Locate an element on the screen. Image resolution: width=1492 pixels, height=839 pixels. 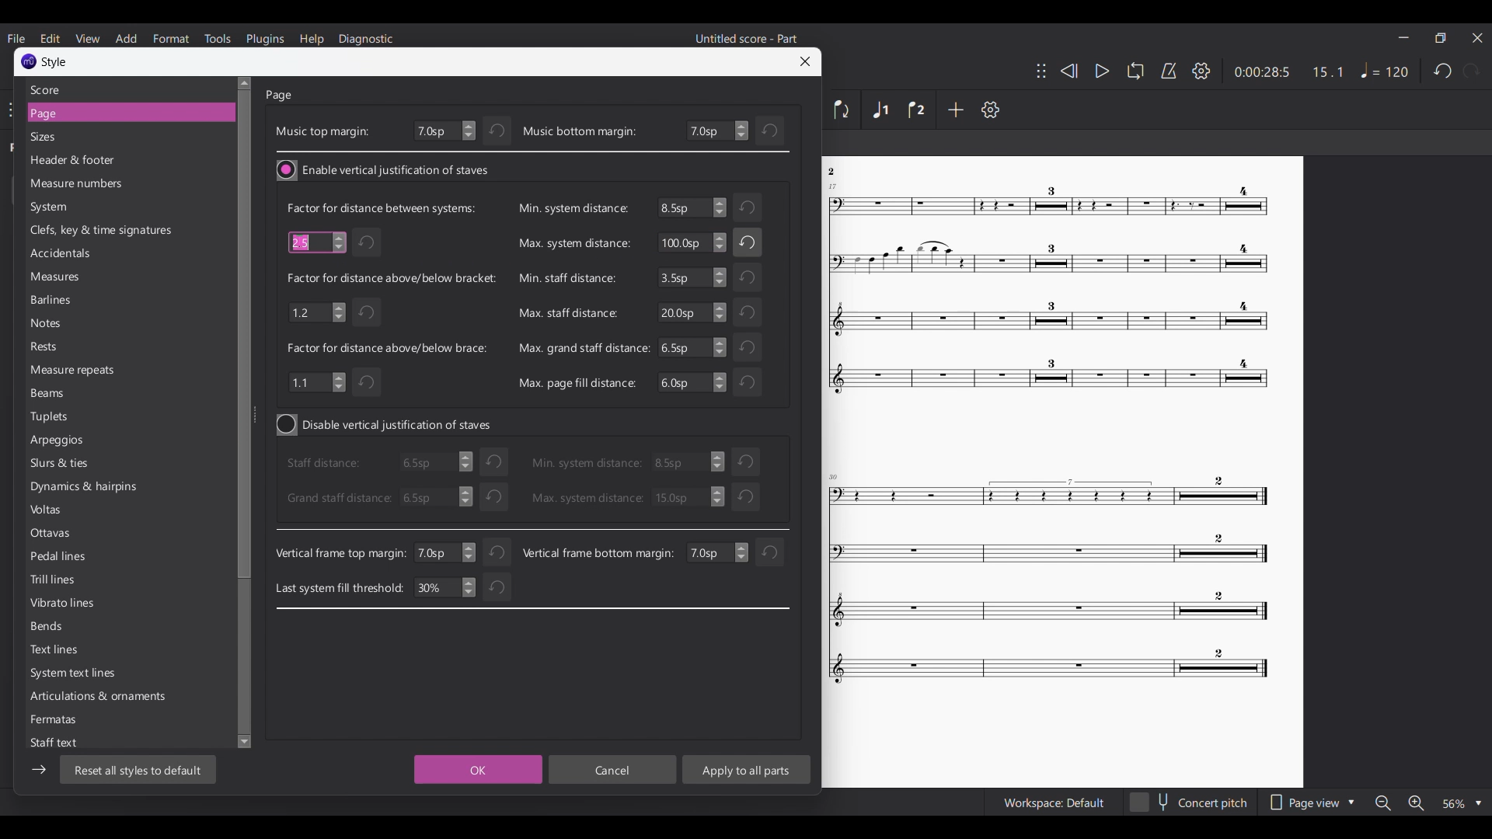
1.1 is located at coordinates (317, 381).